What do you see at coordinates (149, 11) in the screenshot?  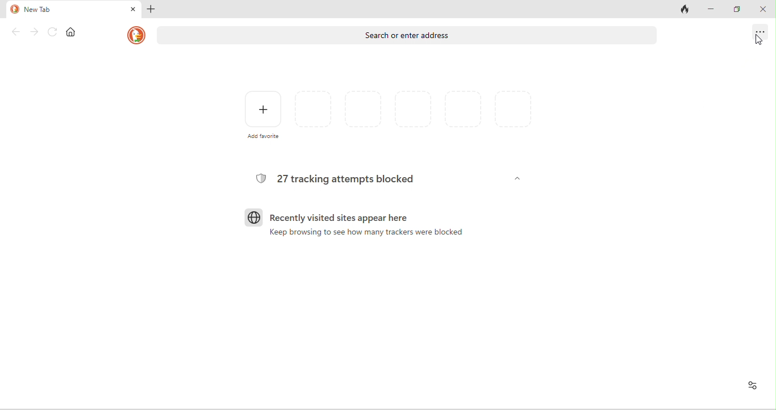 I see `add` at bounding box center [149, 11].